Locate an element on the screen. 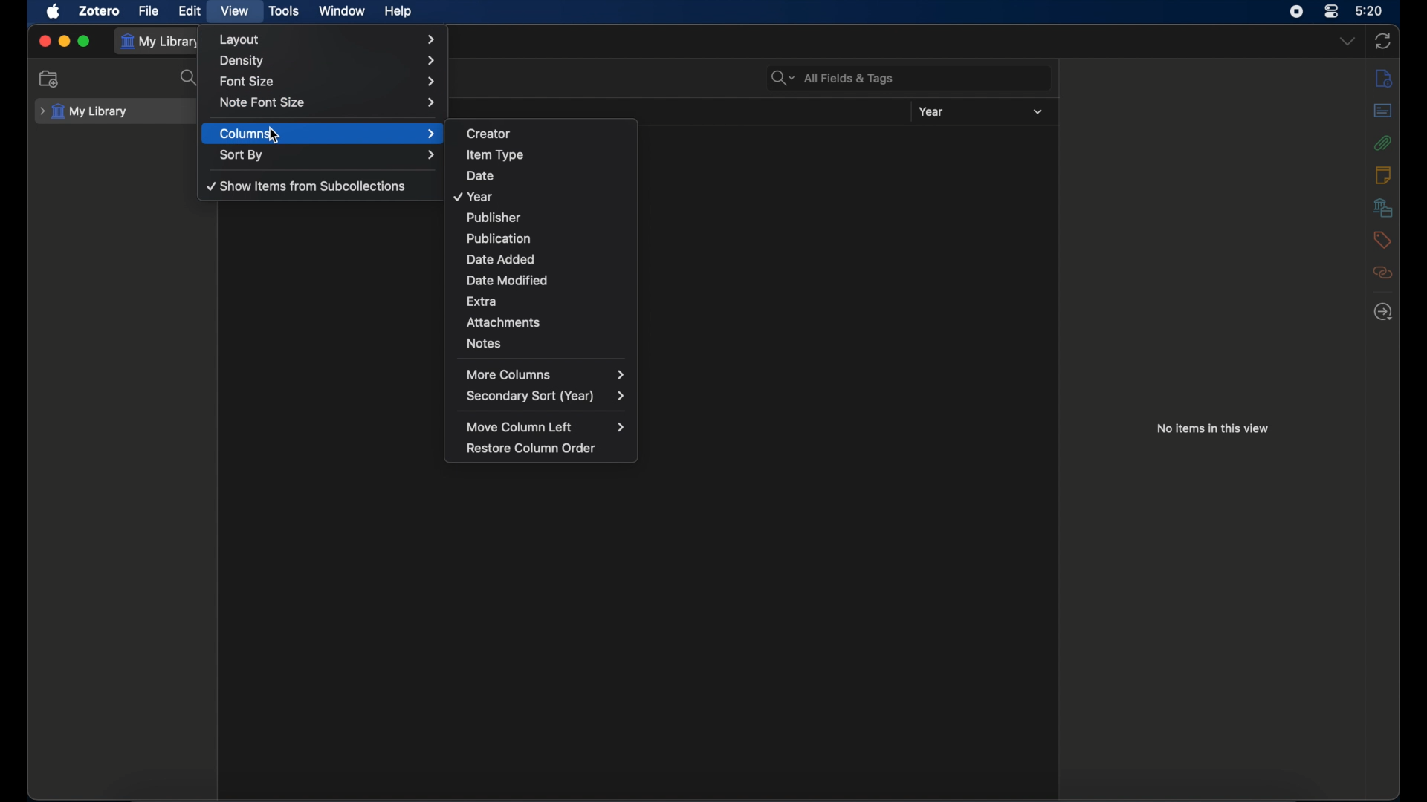 This screenshot has width=1427, height=802. font size is located at coordinates (329, 80).